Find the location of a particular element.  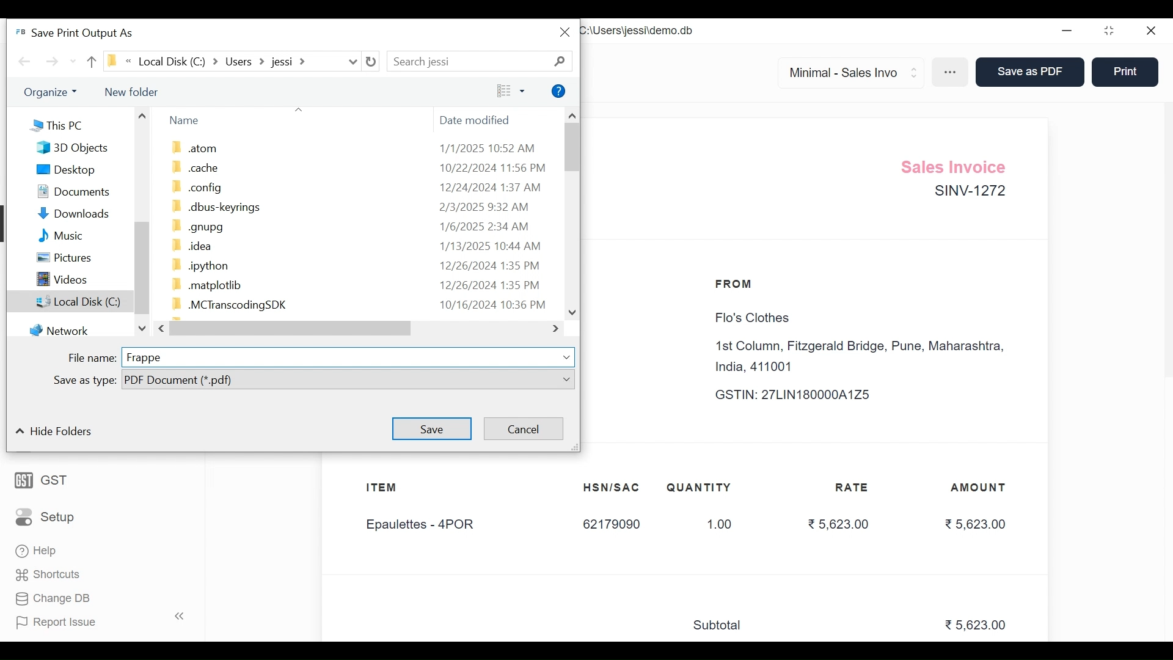

Close is located at coordinates (1152, 32).